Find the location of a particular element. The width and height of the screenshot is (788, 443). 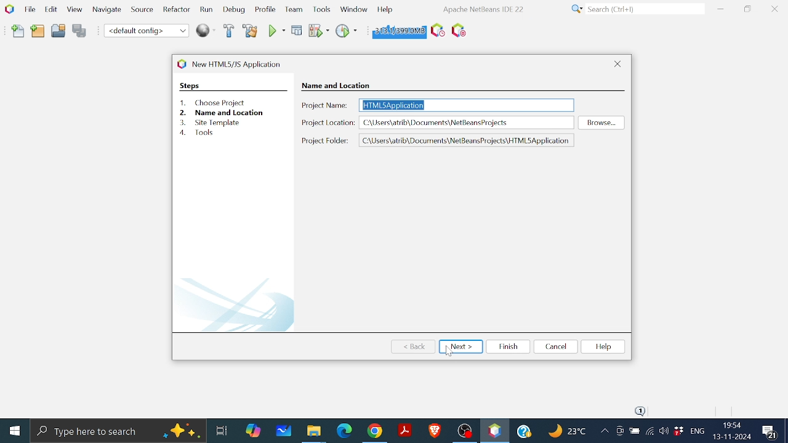

2. Name and location is located at coordinates (233, 112).